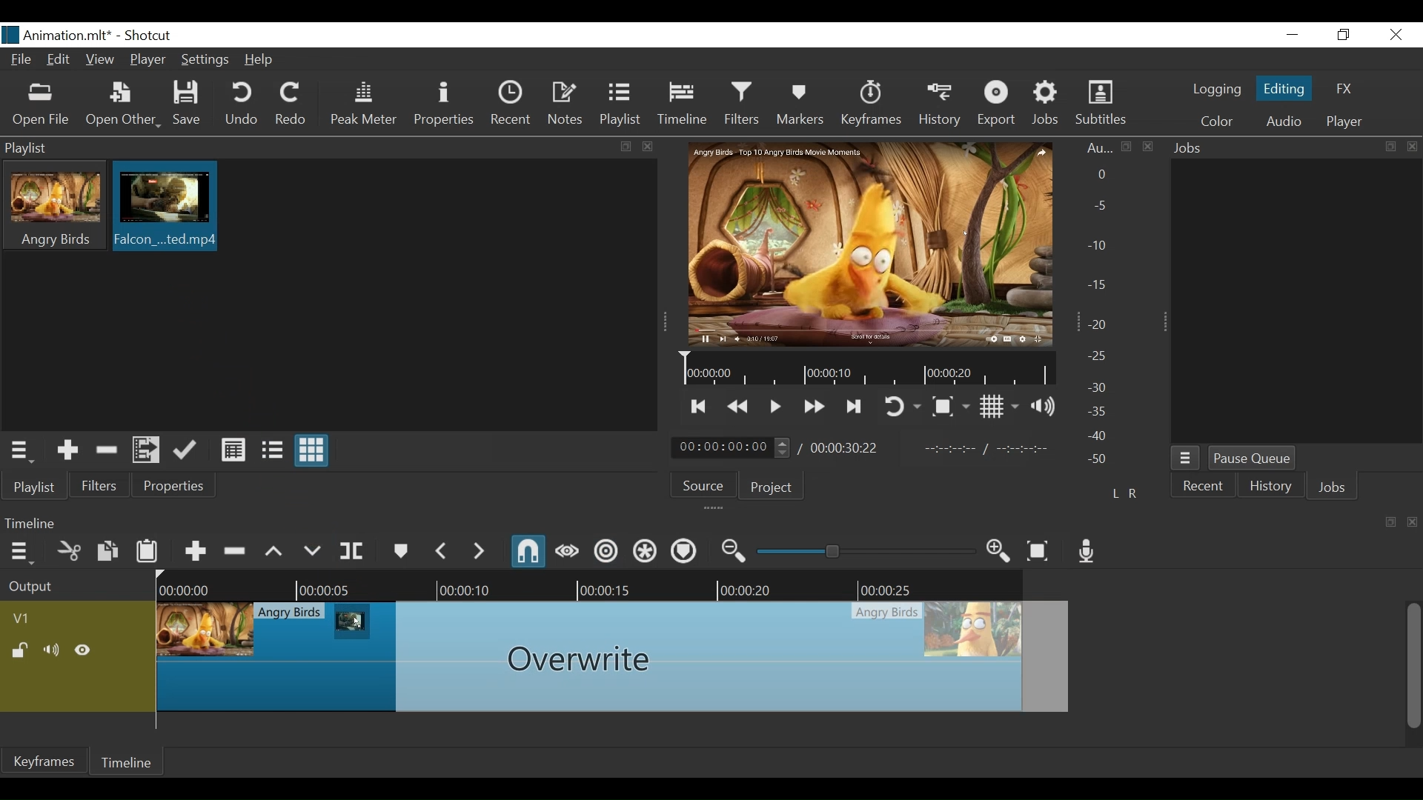 The height and width of the screenshot is (800, 1423). What do you see at coordinates (703, 485) in the screenshot?
I see `Source` at bounding box center [703, 485].